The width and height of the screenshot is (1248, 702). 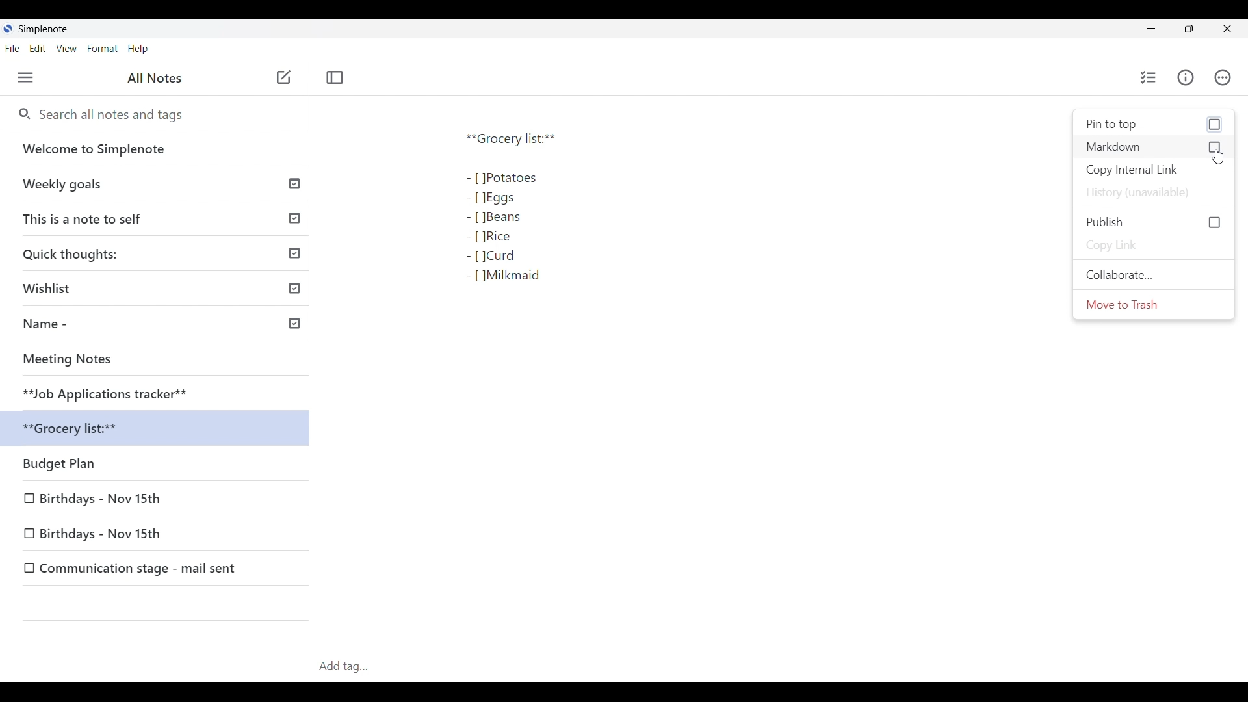 What do you see at coordinates (156, 500) in the screenshot?
I see `Birthdays - Nov 15th` at bounding box center [156, 500].